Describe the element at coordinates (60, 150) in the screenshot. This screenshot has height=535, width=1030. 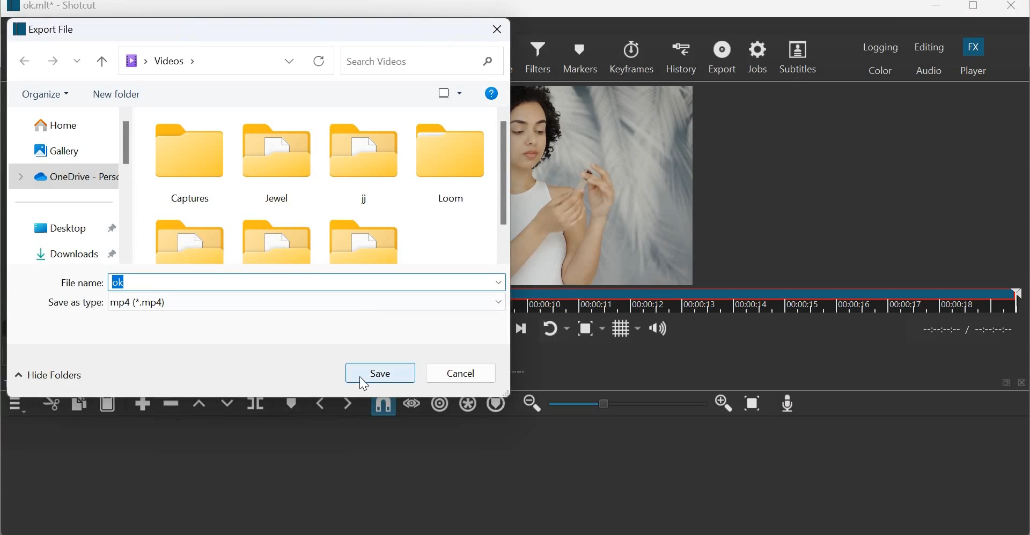
I see `Gallery` at that location.